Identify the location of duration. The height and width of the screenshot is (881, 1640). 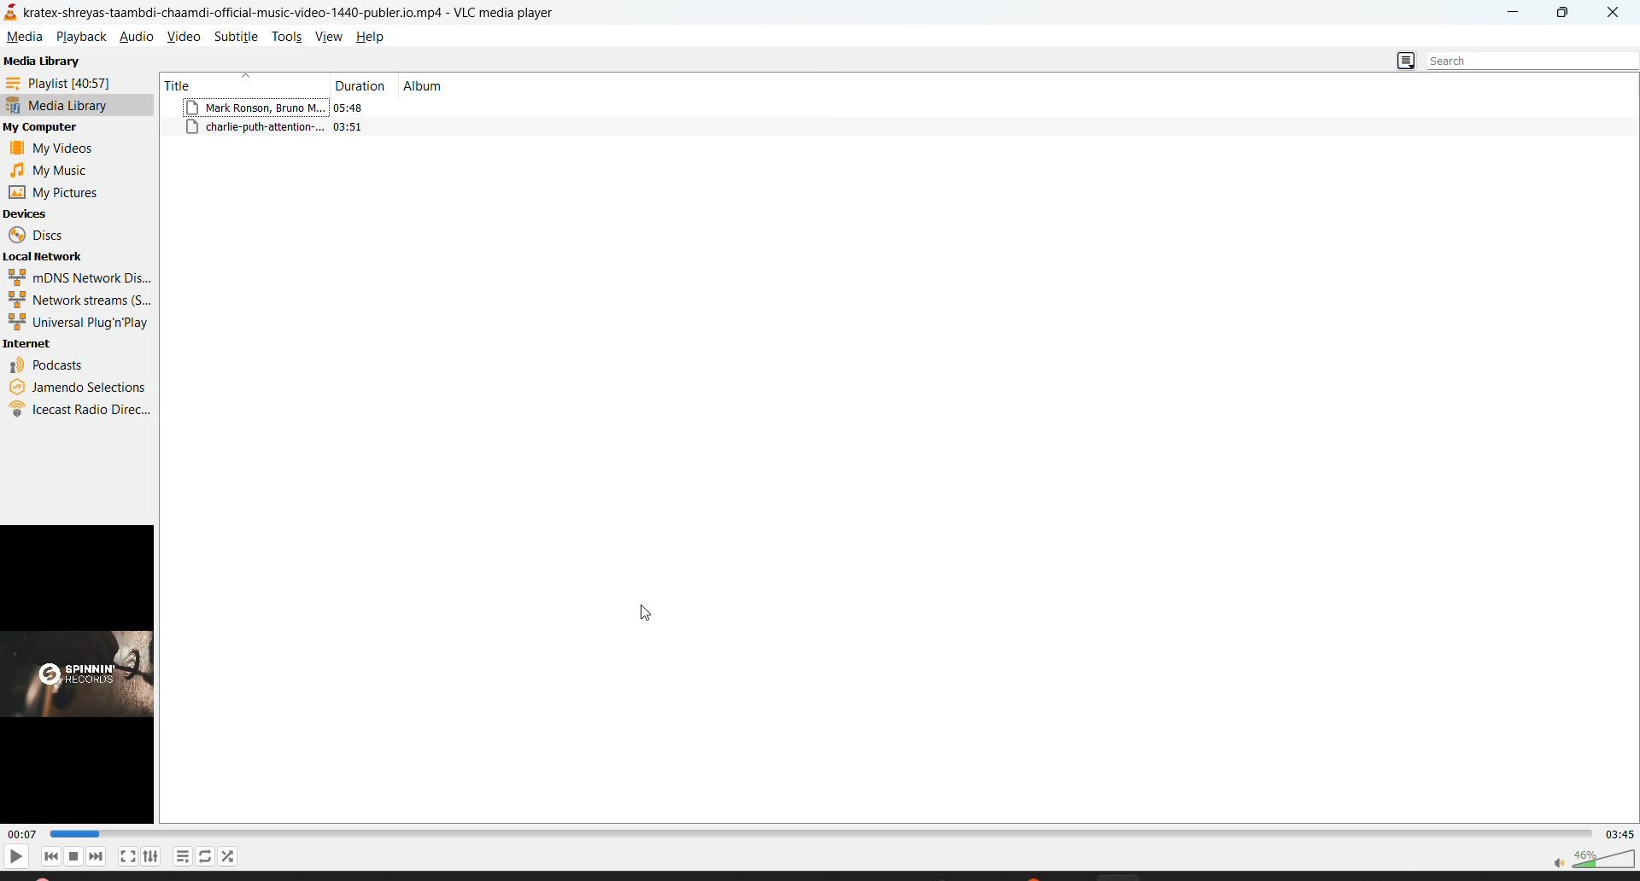
(362, 83).